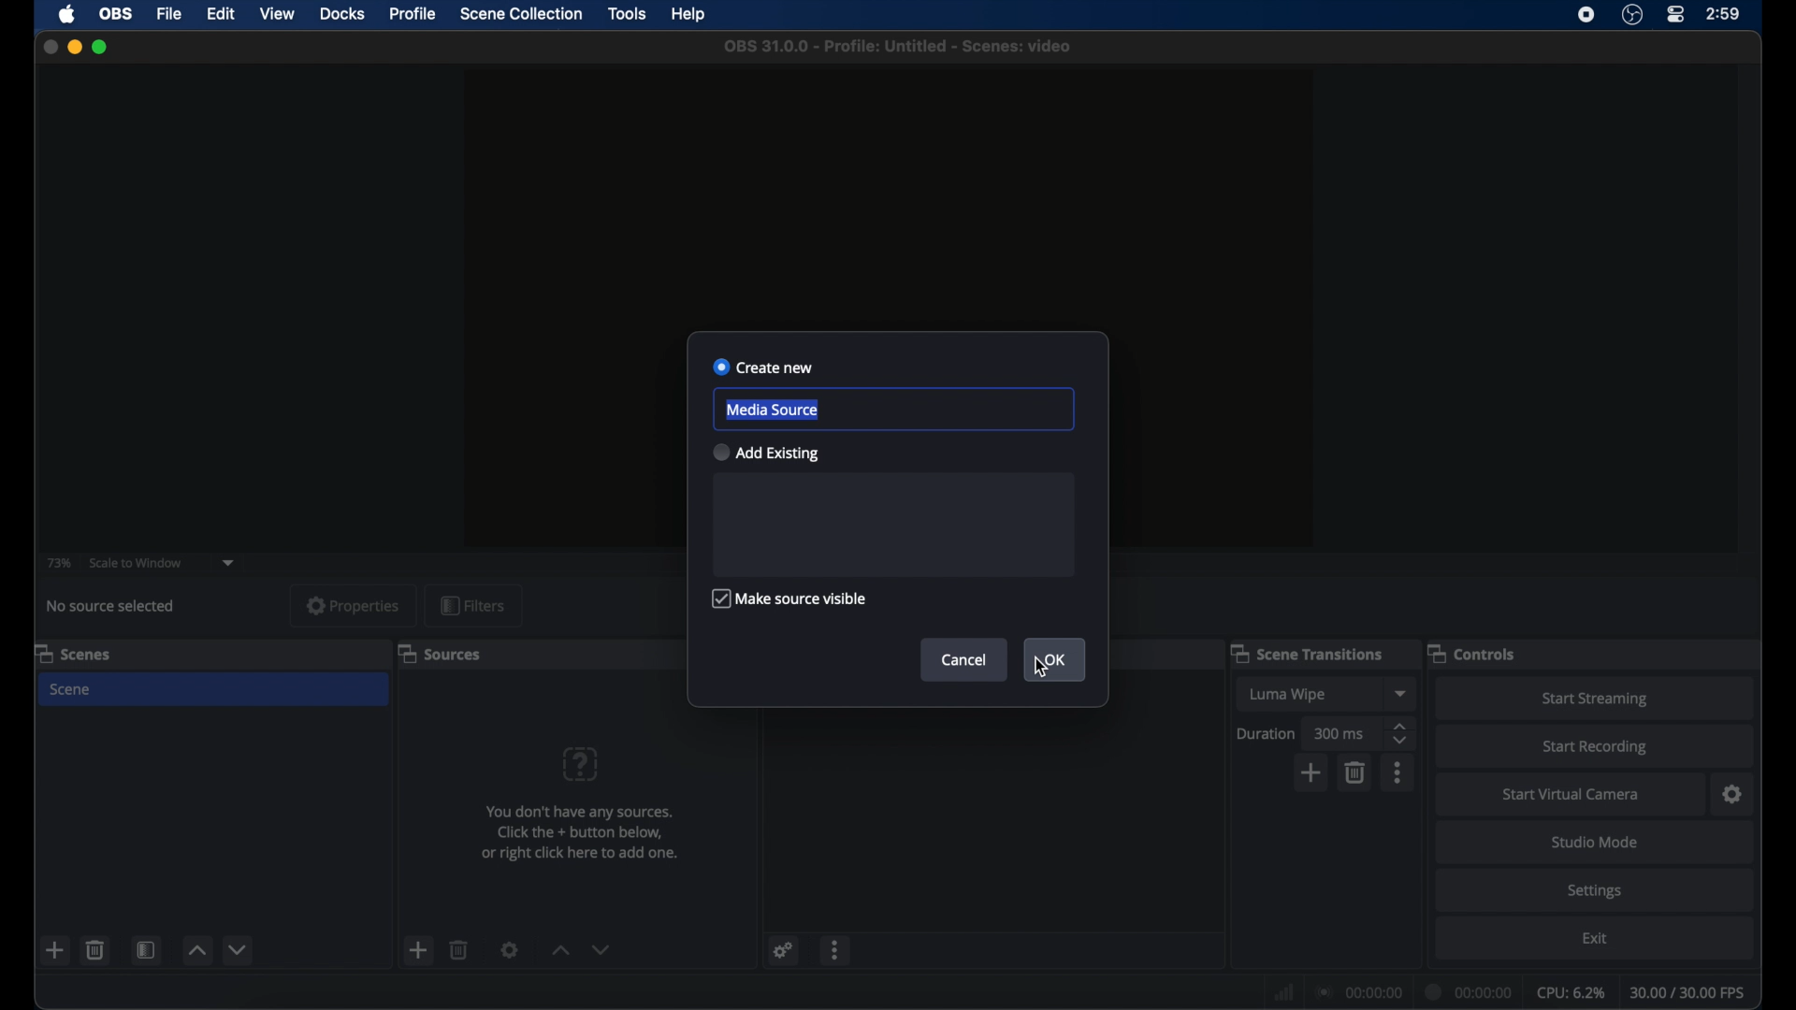 Image resolution: width=1796 pixels, height=1010 pixels. I want to click on make source visible, so click(790, 599).